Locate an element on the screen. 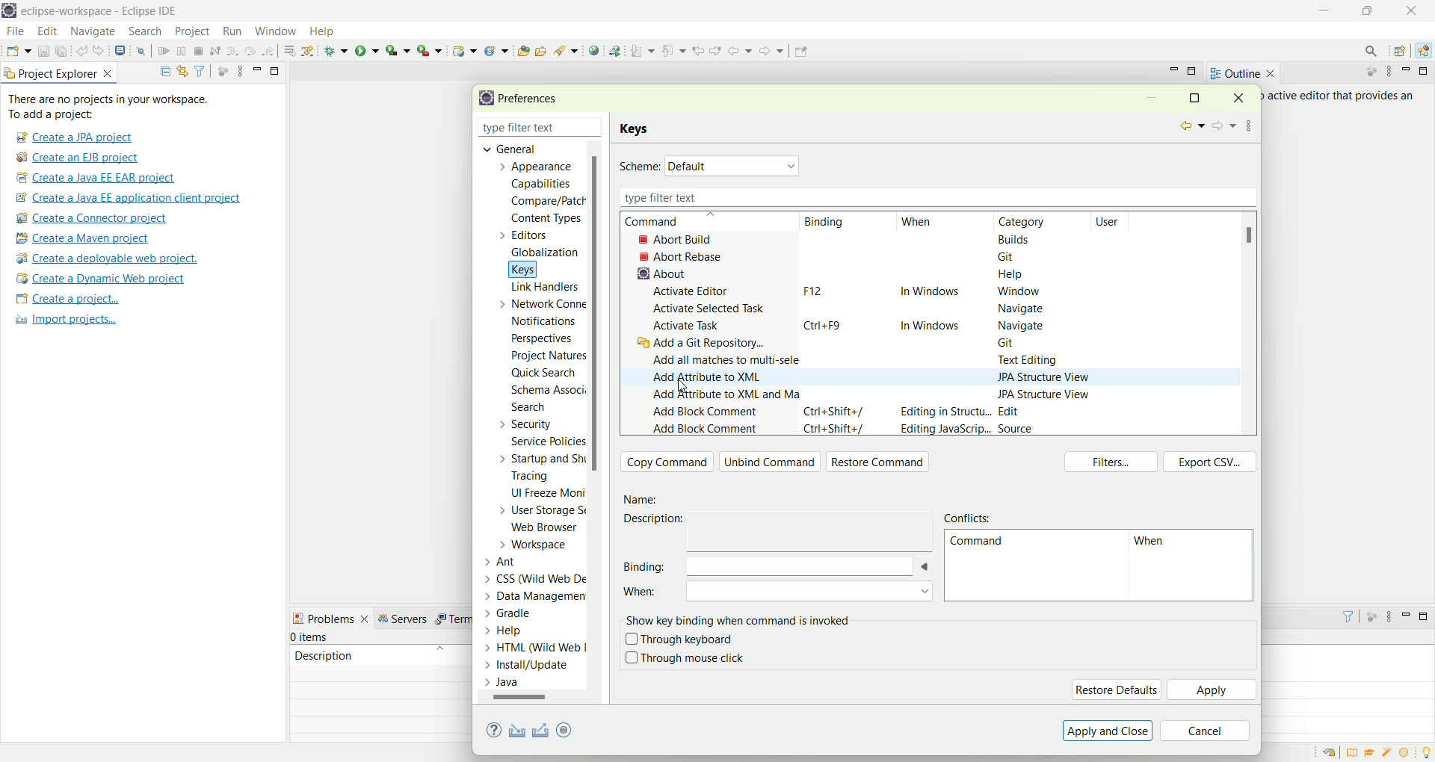 The width and height of the screenshot is (1435, 762). create a dynamic web project is located at coordinates (99, 279).